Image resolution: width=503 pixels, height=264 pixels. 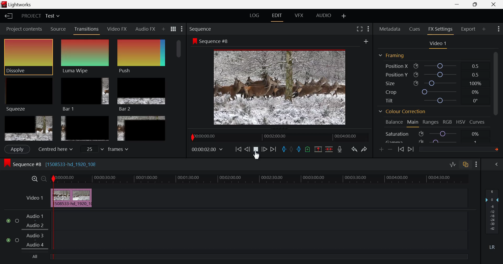 I want to click on EDIT Tab Open, so click(x=278, y=15).